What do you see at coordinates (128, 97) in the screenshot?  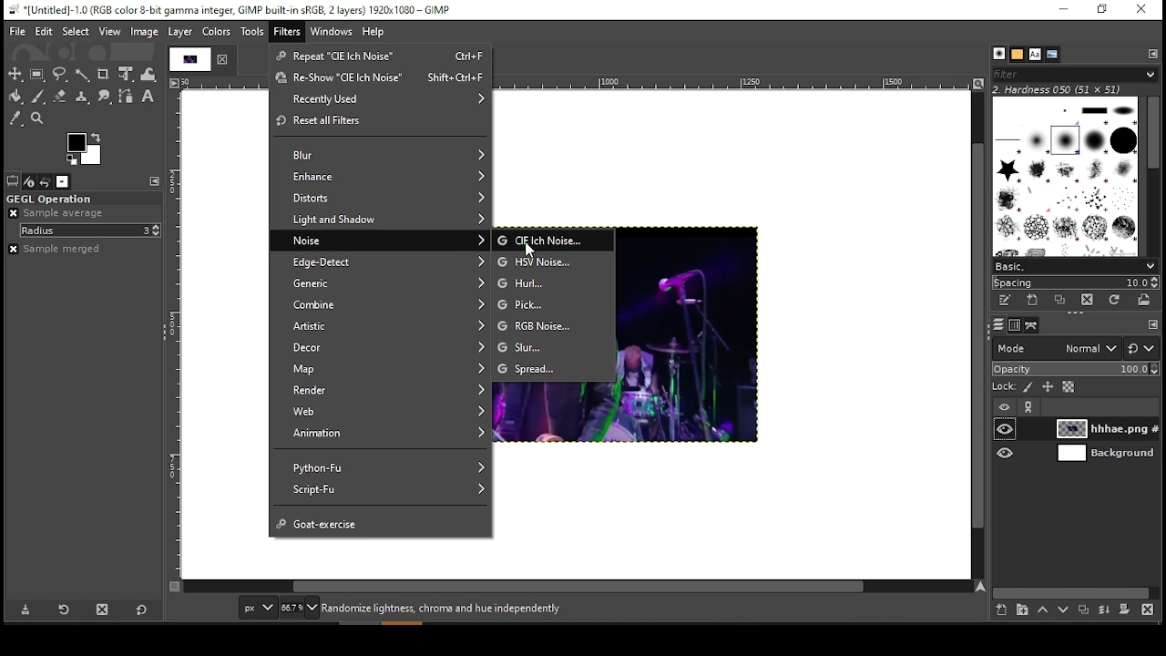 I see `paths tool` at bounding box center [128, 97].